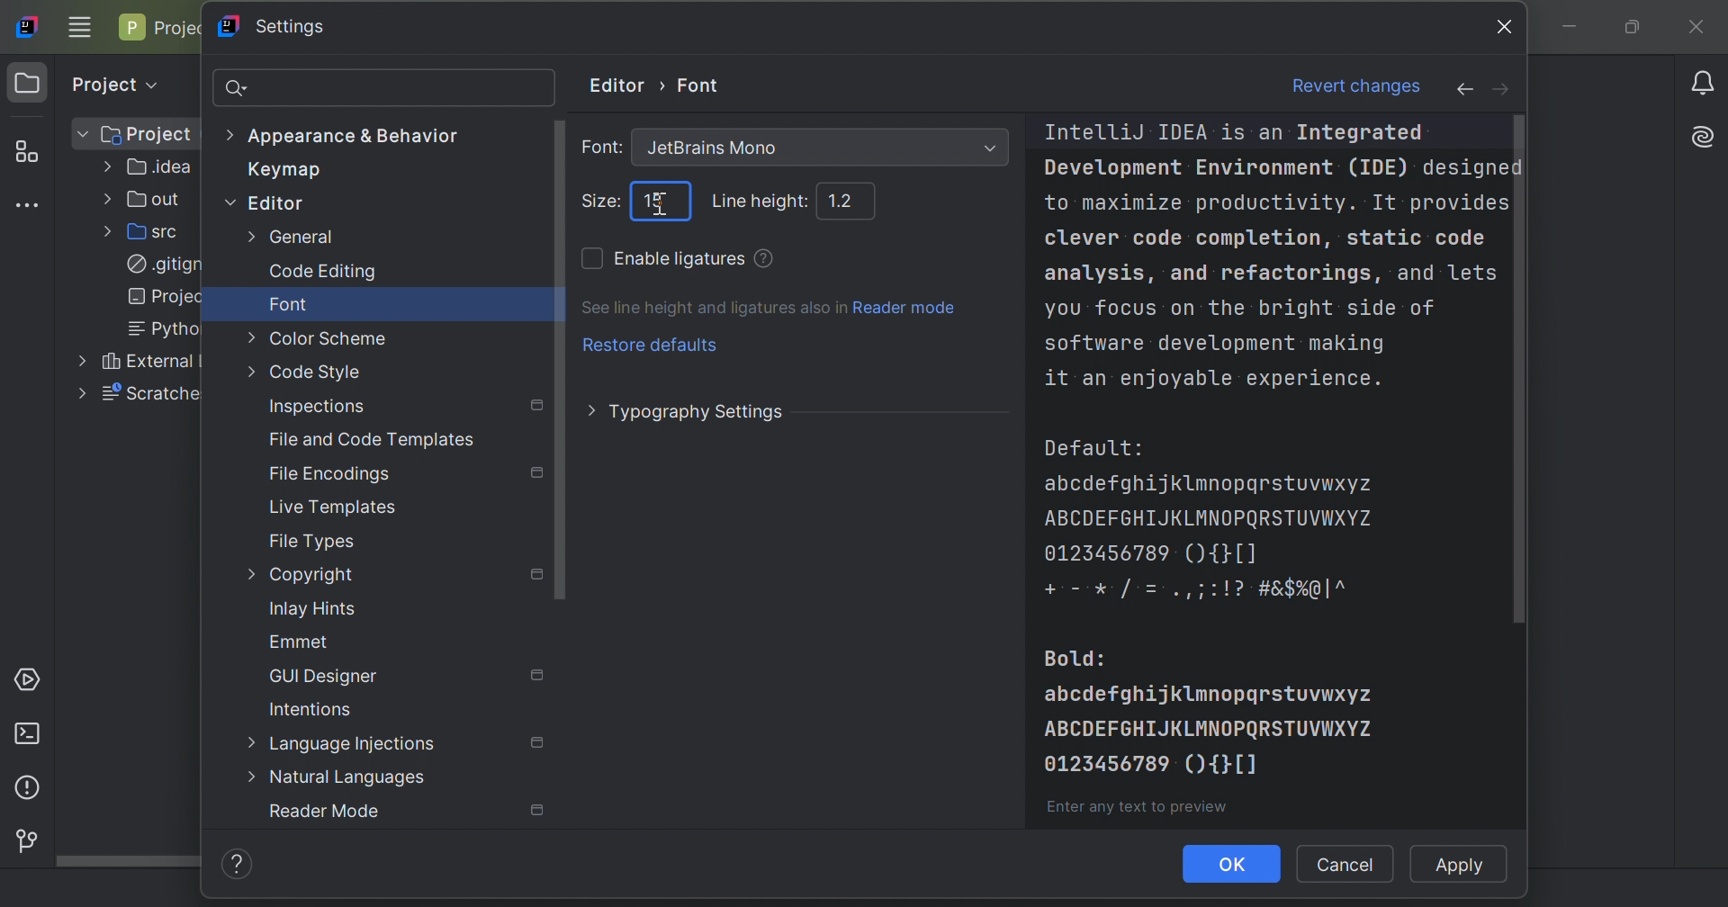  What do you see at coordinates (30, 25) in the screenshot?
I see `IntelliJ IDEA icon` at bounding box center [30, 25].